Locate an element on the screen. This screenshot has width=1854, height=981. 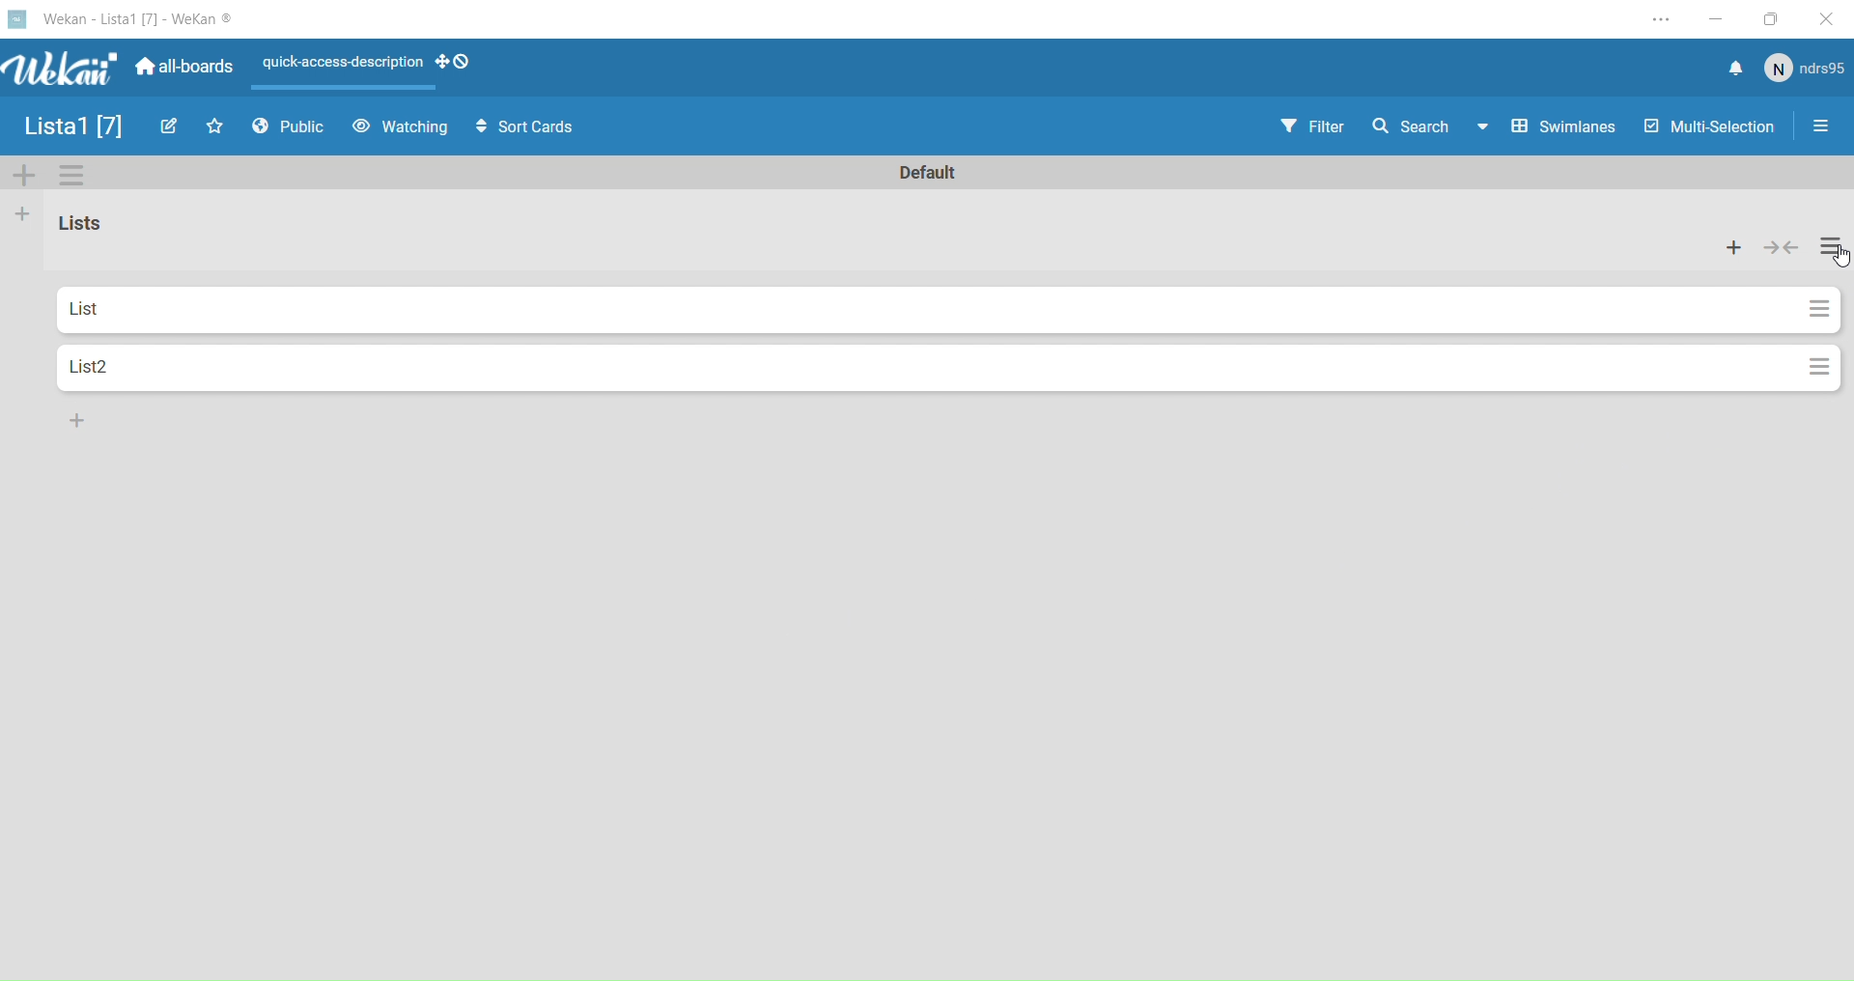
Edit is located at coordinates (168, 130).